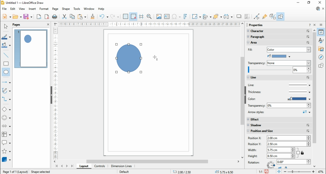 The image size is (326, 174). Describe the element at coordinates (279, 37) in the screenshot. I see `paragraph` at that location.